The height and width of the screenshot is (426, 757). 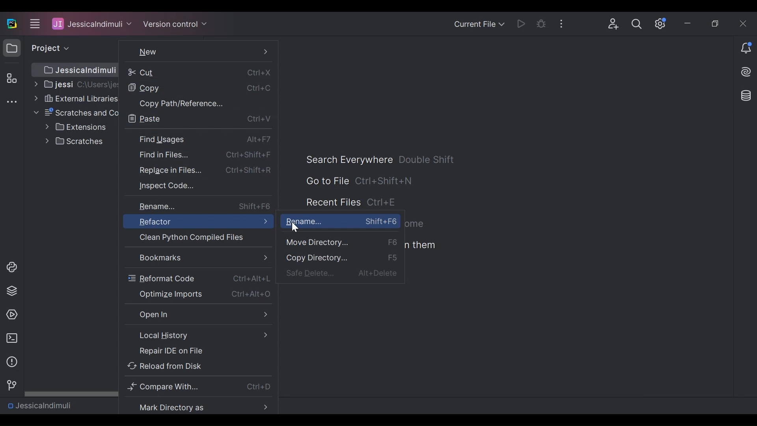 I want to click on Scratches, so click(x=76, y=141).